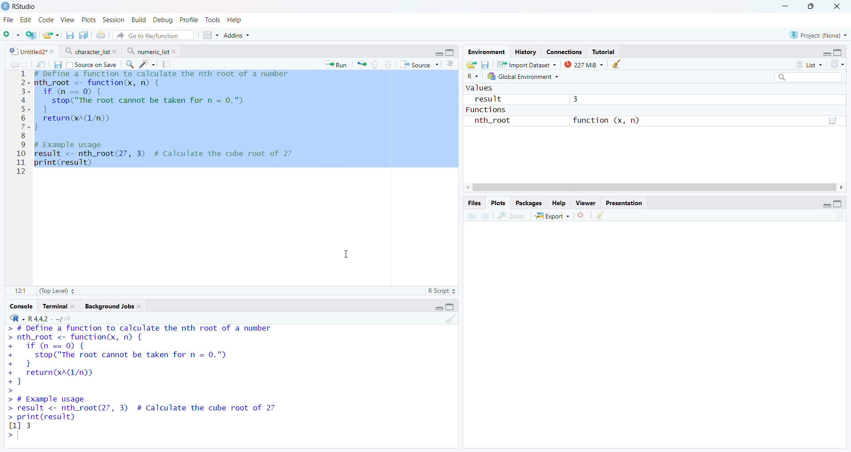 This screenshot has height=452, width=851. I want to click on Source, so click(419, 64).